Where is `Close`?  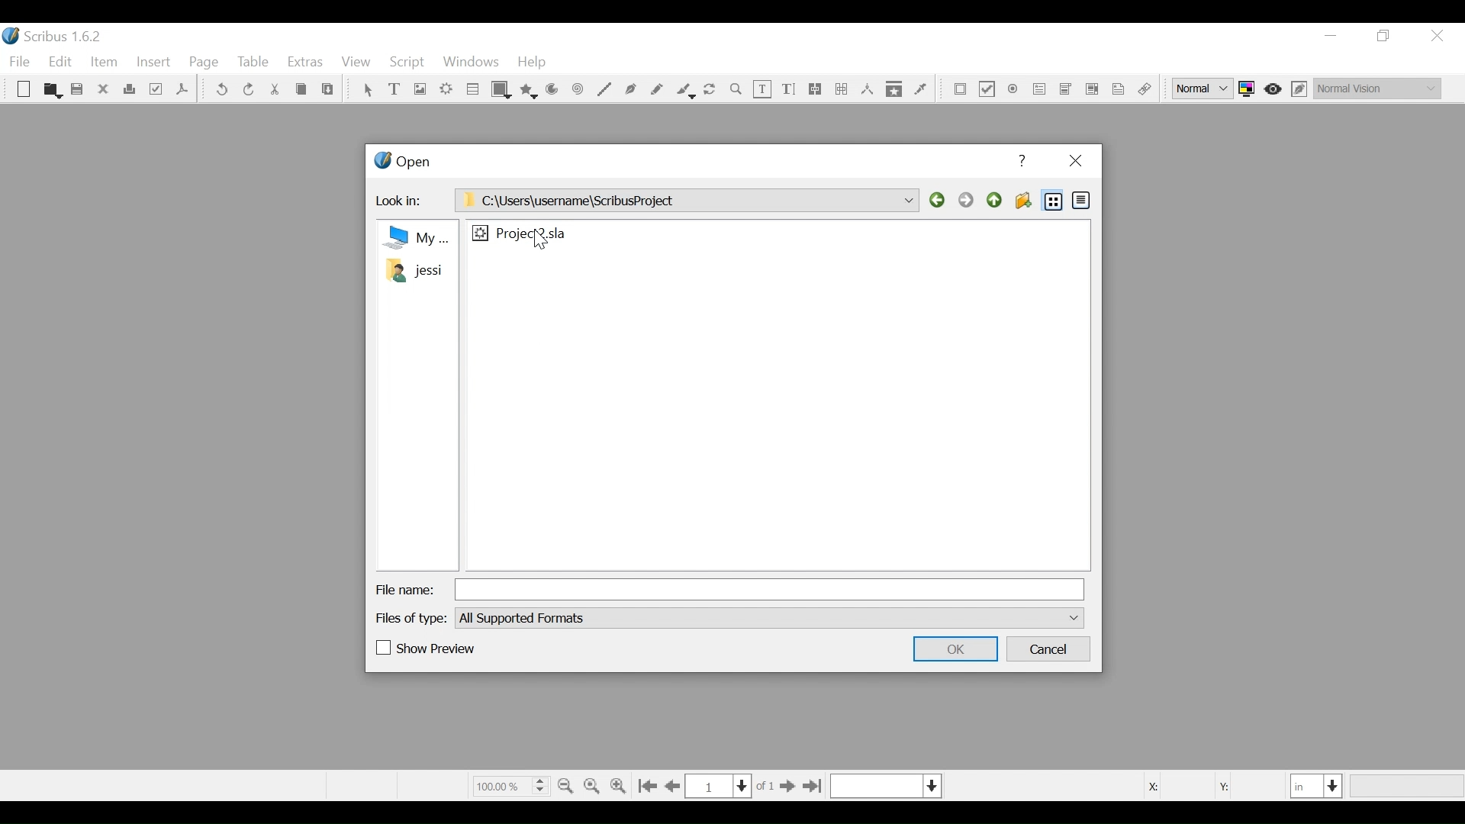
Close is located at coordinates (1436, 36).